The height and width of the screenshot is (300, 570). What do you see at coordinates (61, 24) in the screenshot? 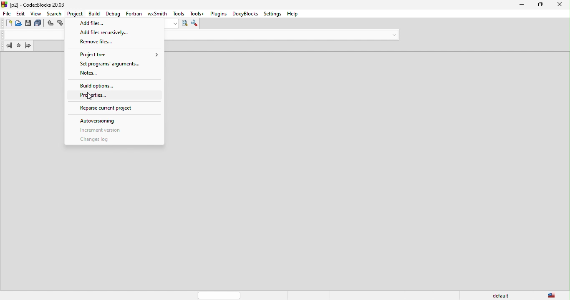
I see `redo` at bounding box center [61, 24].